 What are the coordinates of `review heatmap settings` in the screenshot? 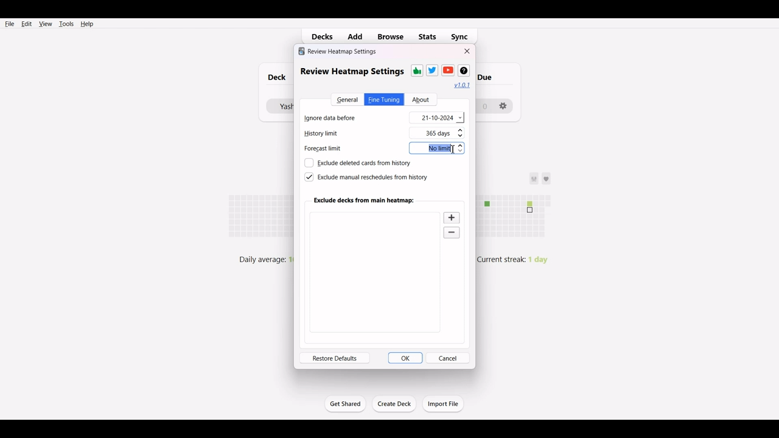 It's located at (338, 51).